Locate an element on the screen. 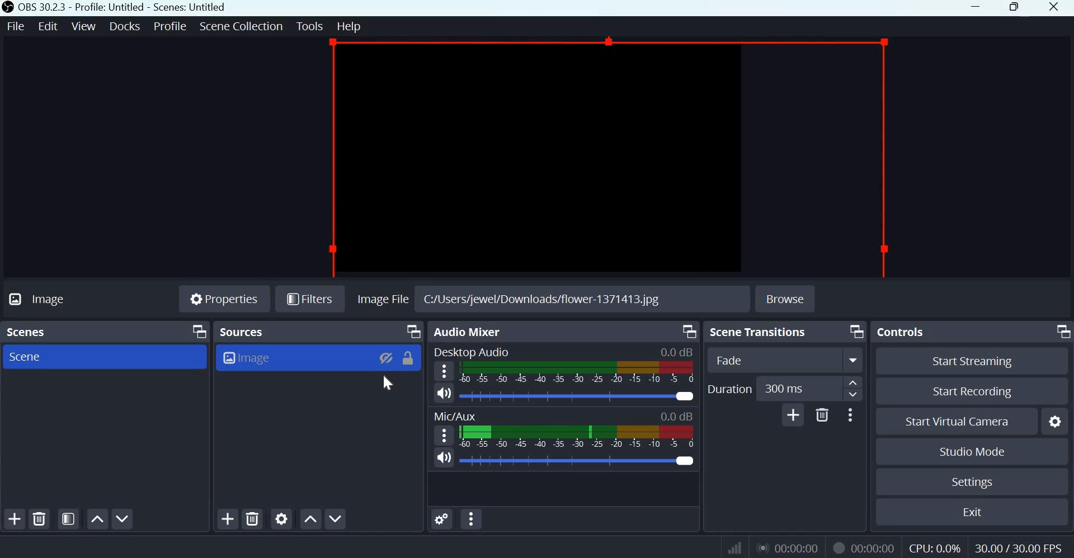  Remove selected source(s) is located at coordinates (254, 519).